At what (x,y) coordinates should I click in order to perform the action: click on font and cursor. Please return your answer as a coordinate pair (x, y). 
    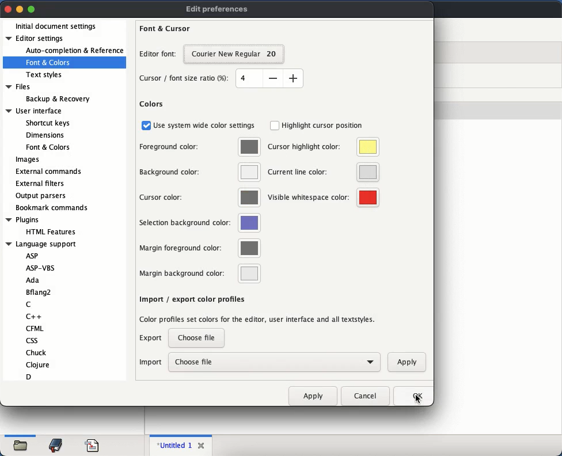
    Looking at the image, I should click on (165, 30).